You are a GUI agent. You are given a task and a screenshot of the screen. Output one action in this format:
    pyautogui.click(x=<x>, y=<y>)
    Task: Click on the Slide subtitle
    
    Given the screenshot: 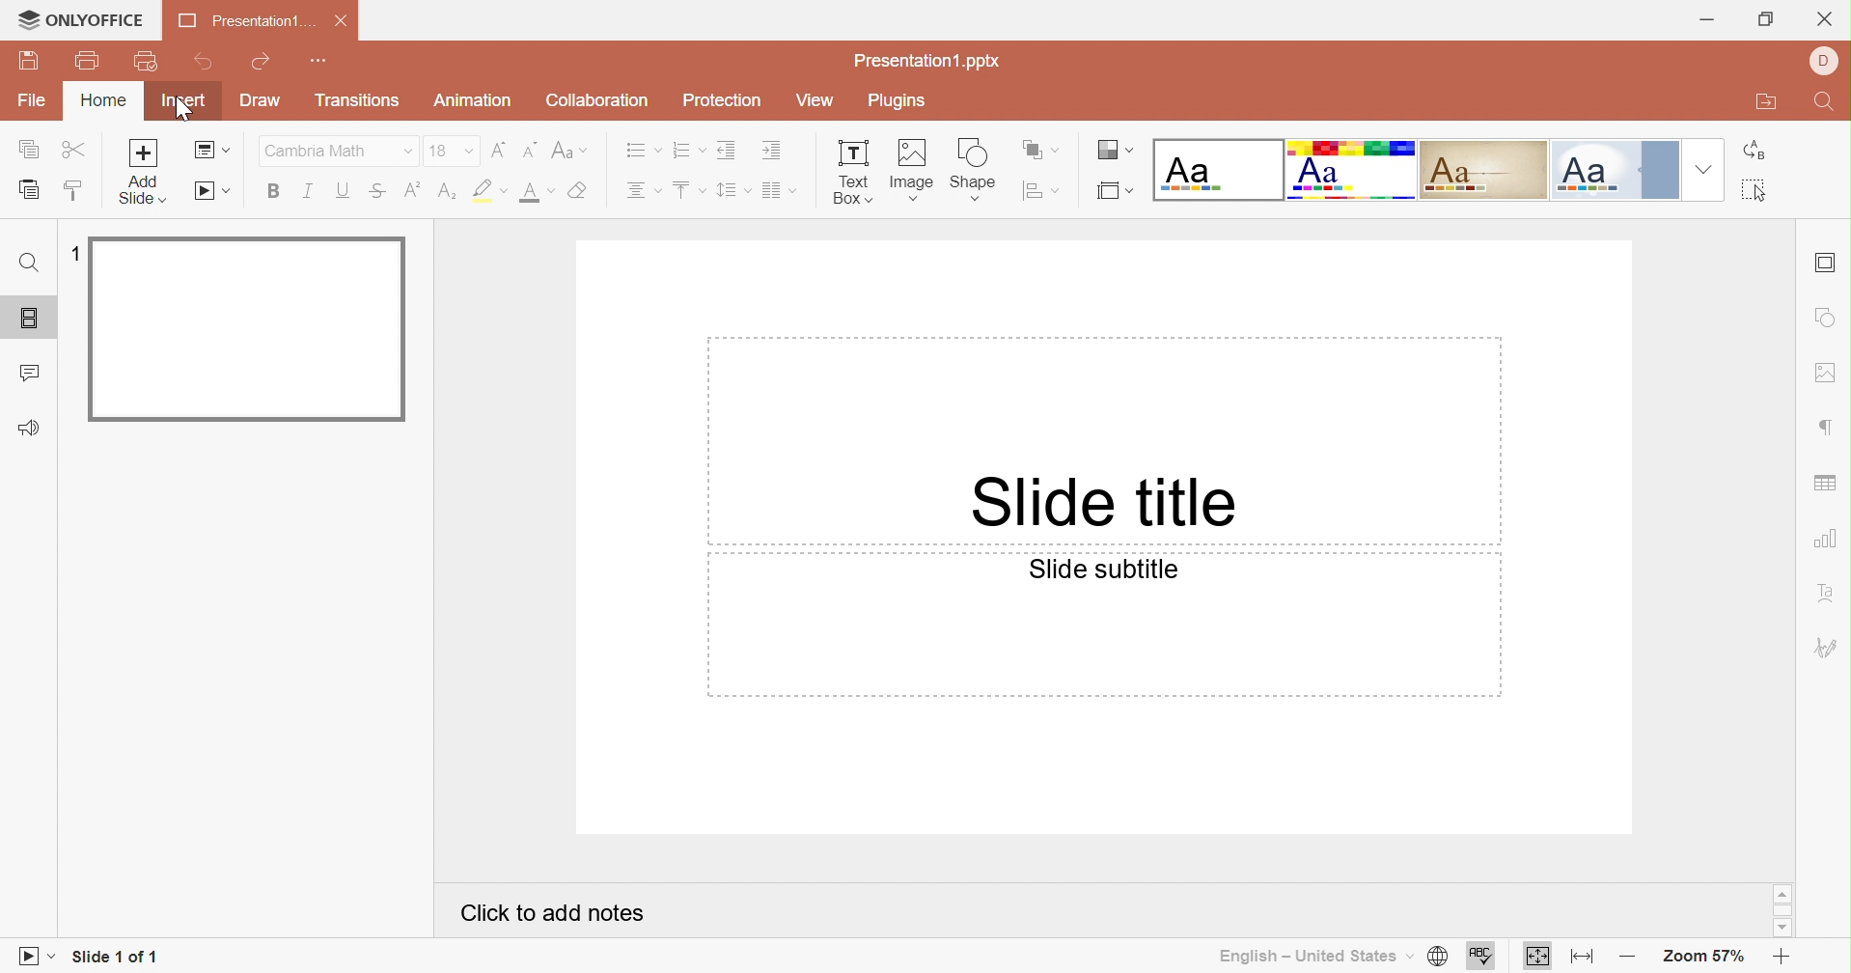 What is the action you would take?
    pyautogui.click(x=1110, y=570)
    